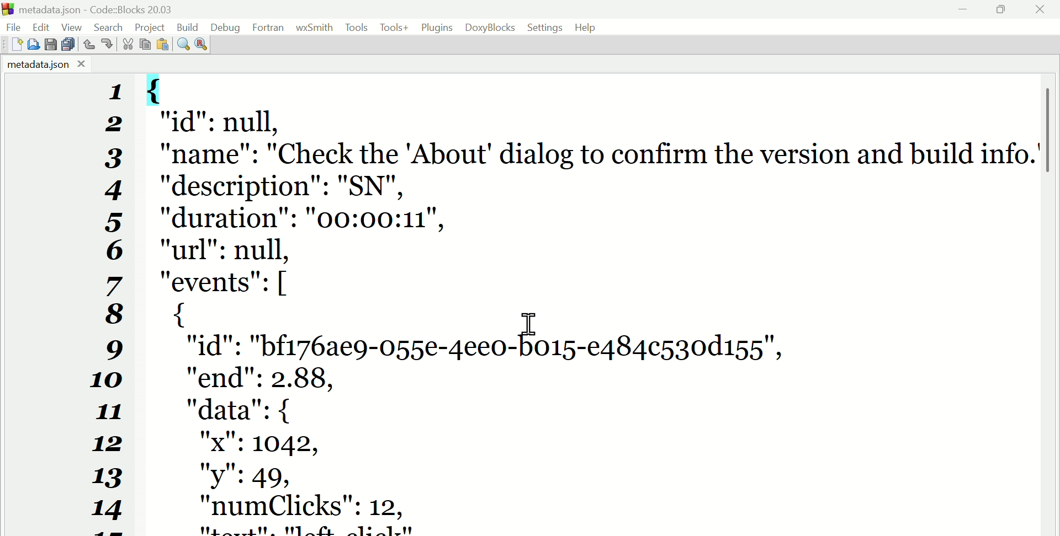  I want to click on save, so click(52, 45).